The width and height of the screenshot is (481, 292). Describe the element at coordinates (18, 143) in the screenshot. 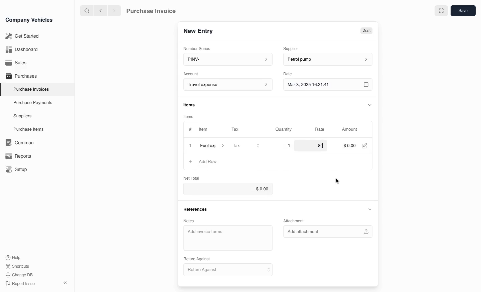

I see `Common` at that location.